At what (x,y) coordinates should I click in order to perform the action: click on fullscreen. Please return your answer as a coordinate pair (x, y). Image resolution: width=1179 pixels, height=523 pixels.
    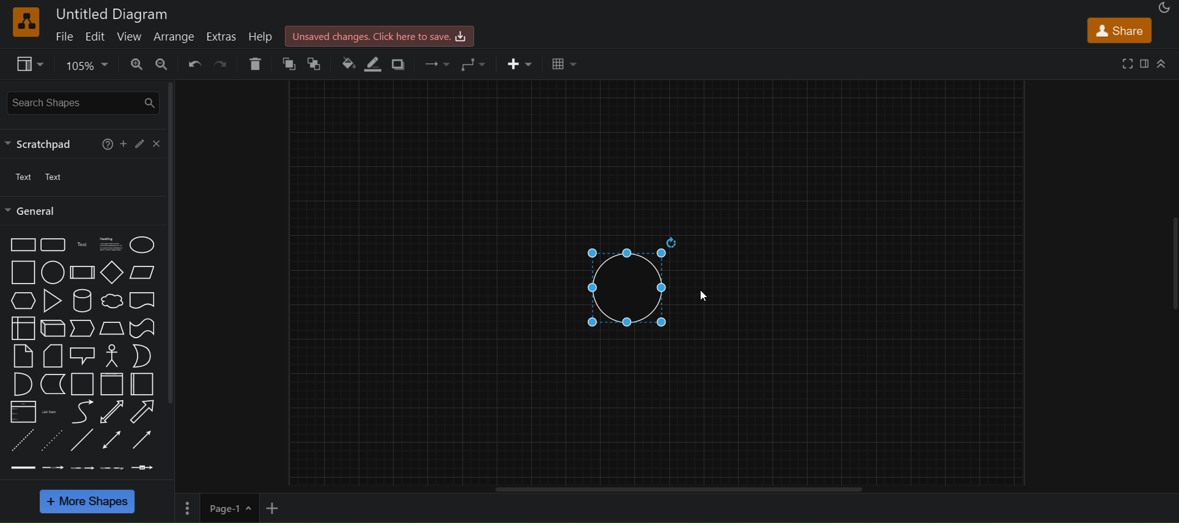
    Looking at the image, I should click on (1125, 63).